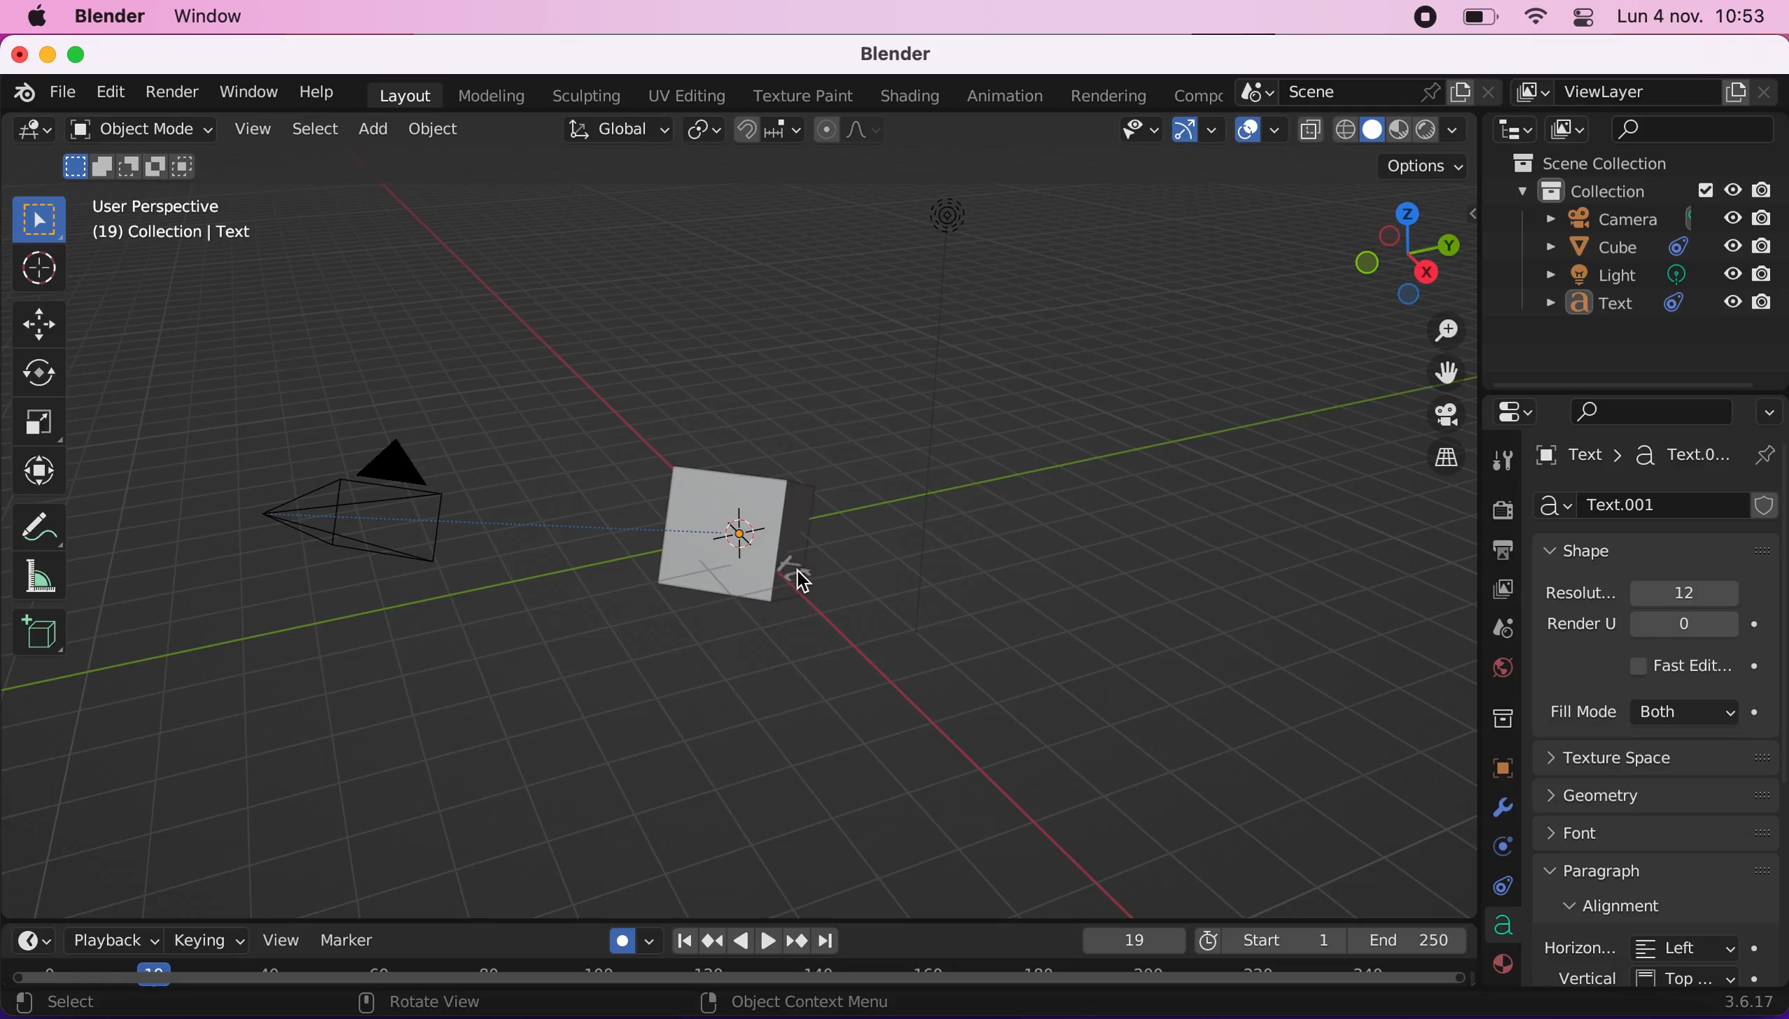 Image resolution: width=1789 pixels, height=1019 pixels. I want to click on close, so click(20, 55).